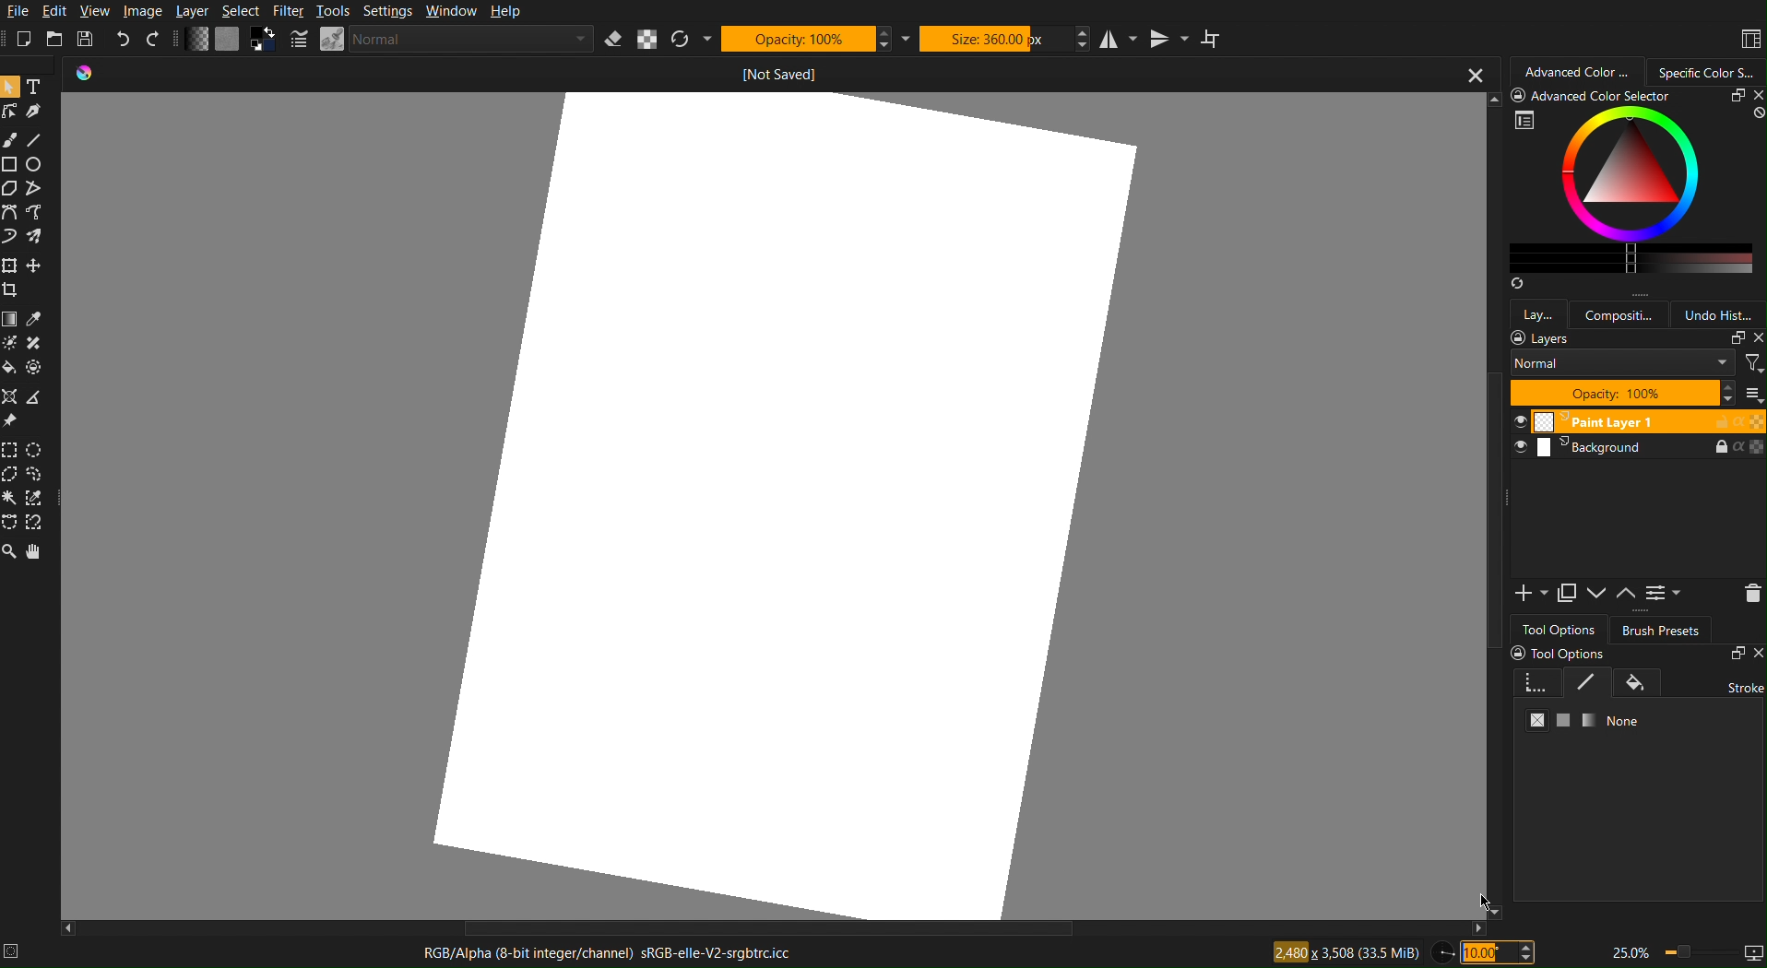 This screenshot has height=968, width=1767. What do you see at coordinates (994, 38) in the screenshot?
I see `Size` at bounding box center [994, 38].